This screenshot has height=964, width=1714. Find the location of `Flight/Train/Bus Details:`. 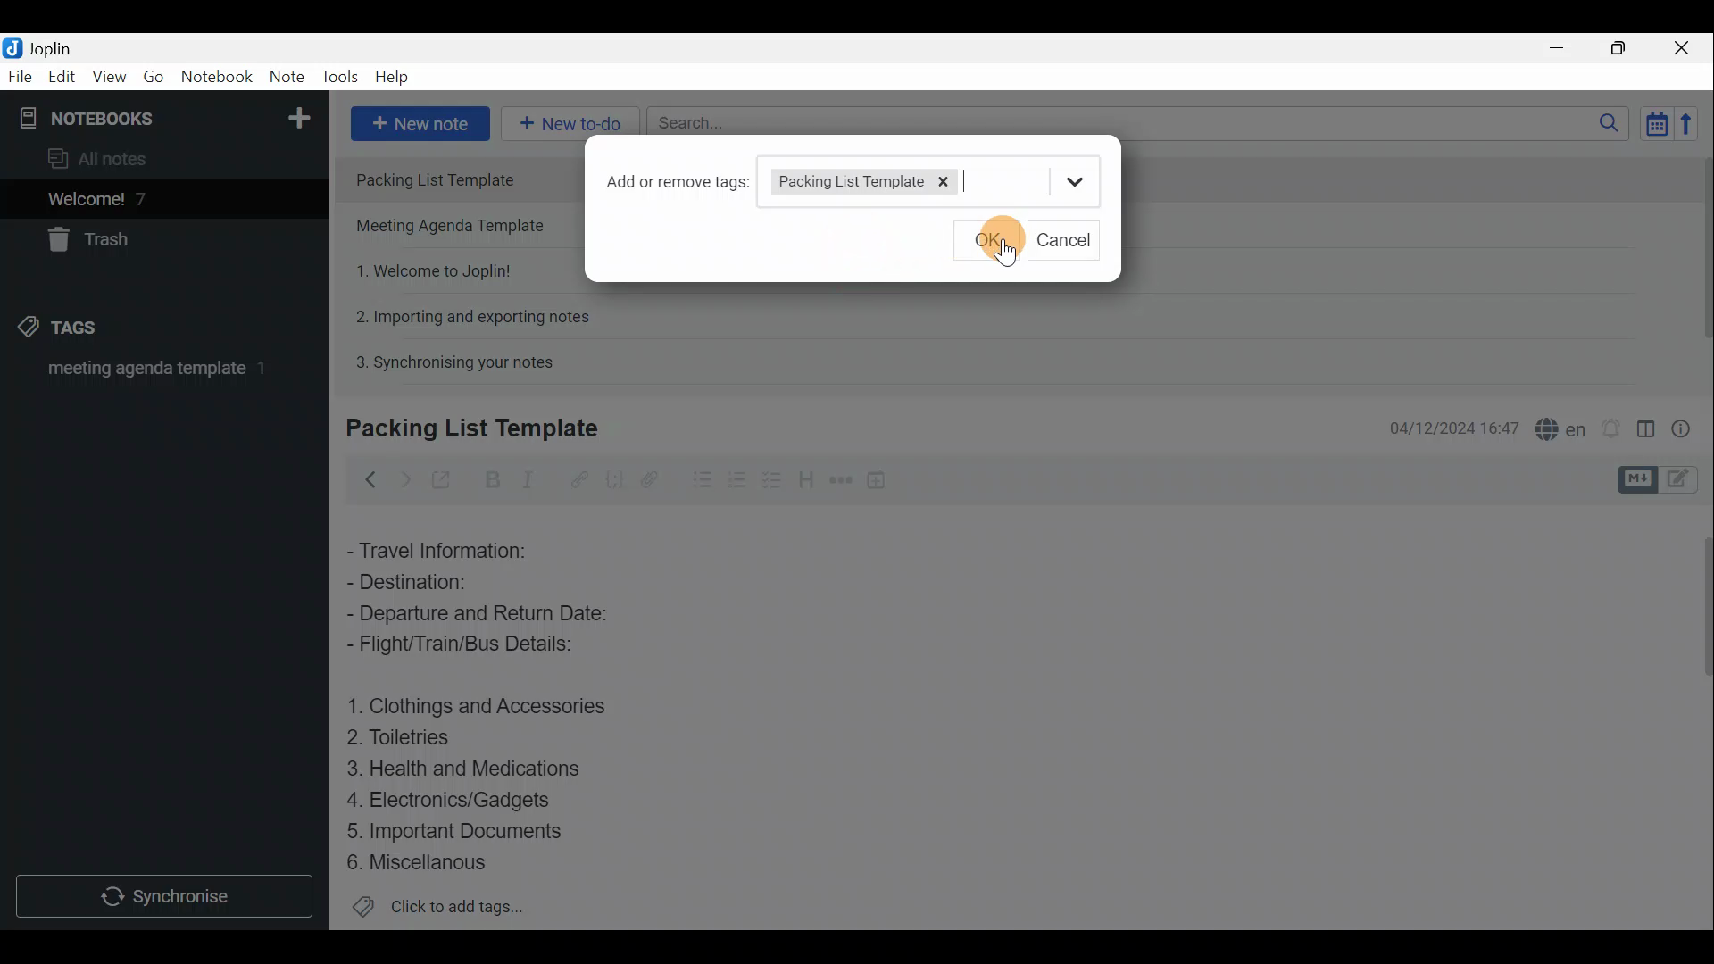

Flight/Train/Bus Details: is located at coordinates (478, 649).